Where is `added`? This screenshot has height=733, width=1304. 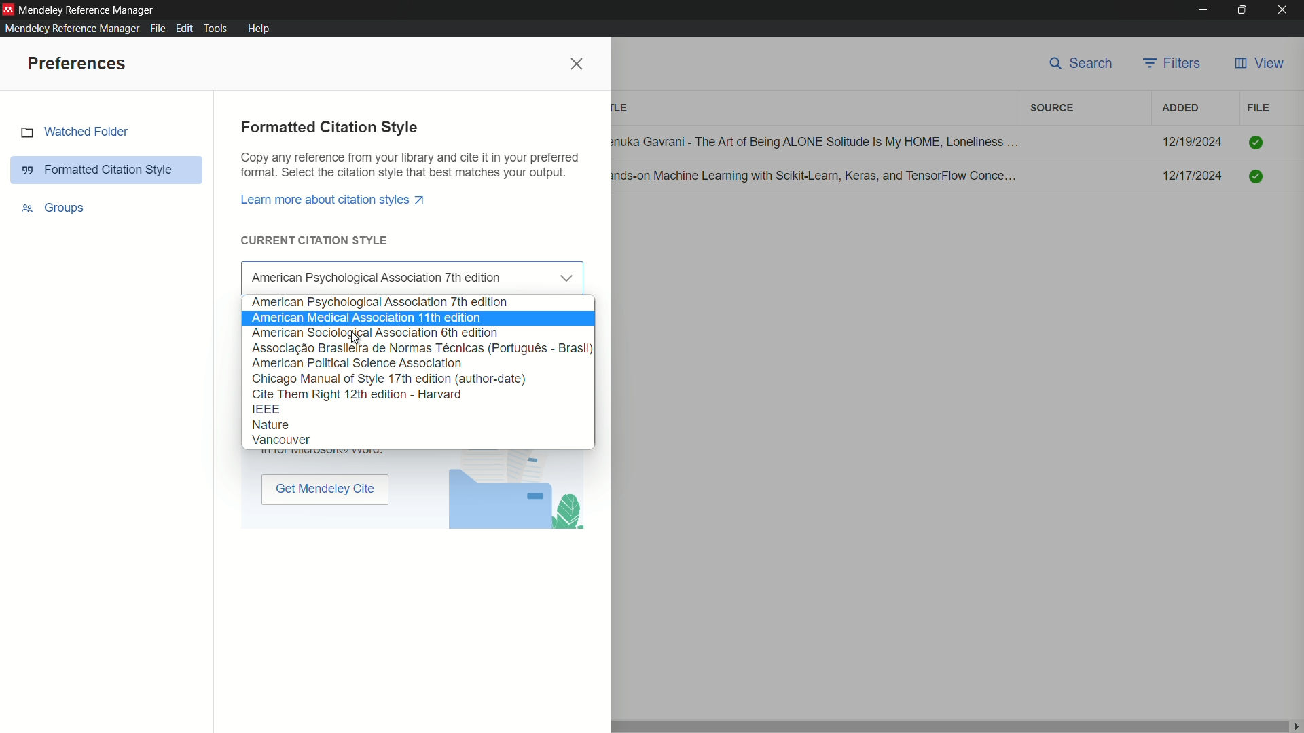 added is located at coordinates (1181, 109).